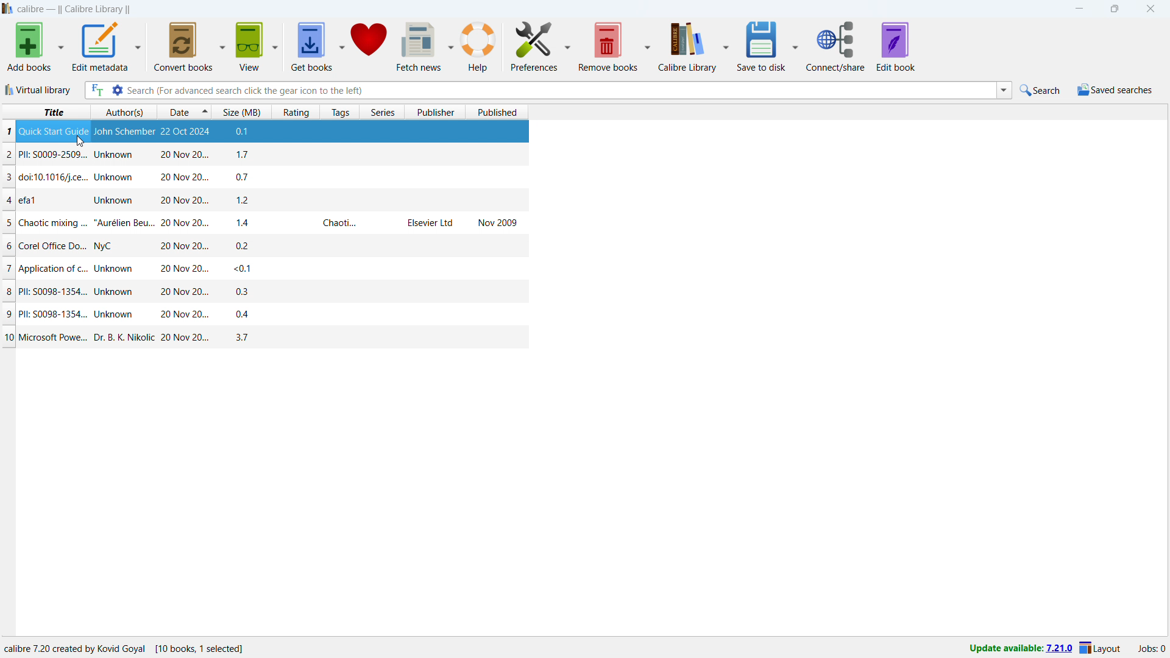  Describe the element at coordinates (124, 111) in the screenshot. I see `sort by authors` at that location.